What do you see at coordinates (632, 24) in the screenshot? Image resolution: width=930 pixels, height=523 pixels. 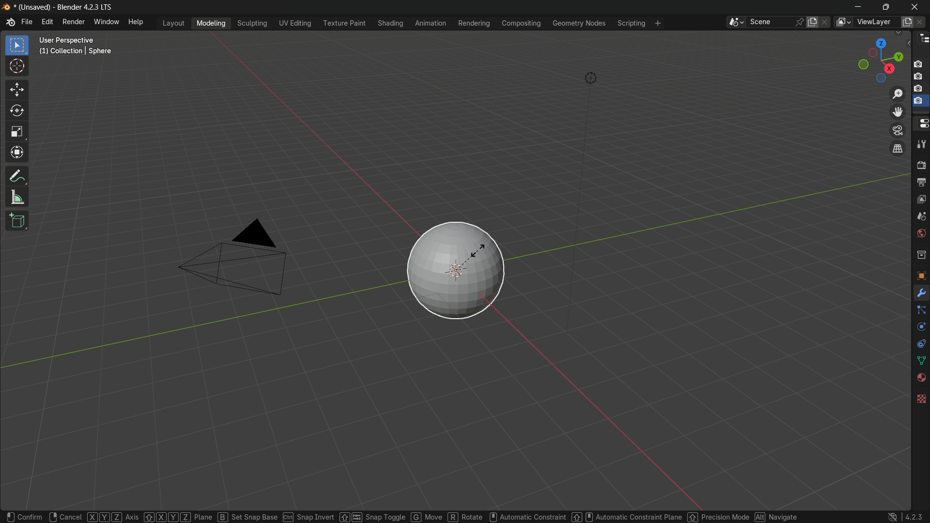 I see `scripting menu` at bounding box center [632, 24].